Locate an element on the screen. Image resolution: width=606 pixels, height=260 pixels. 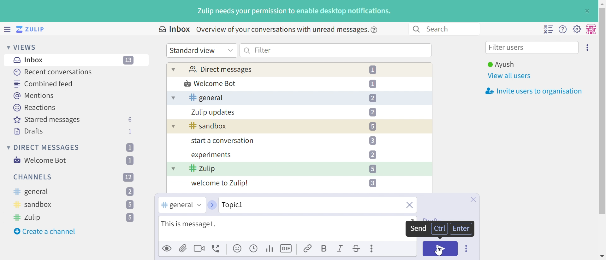
Mentions is located at coordinates (35, 96).